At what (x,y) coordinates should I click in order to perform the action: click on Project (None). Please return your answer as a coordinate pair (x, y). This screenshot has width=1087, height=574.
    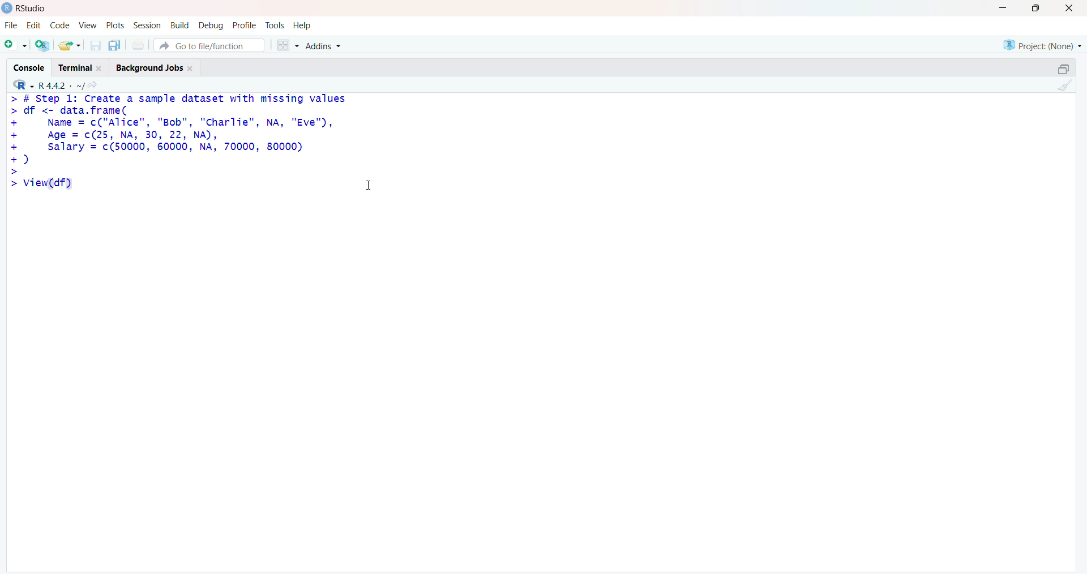
    Looking at the image, I should click on (1042, 45).